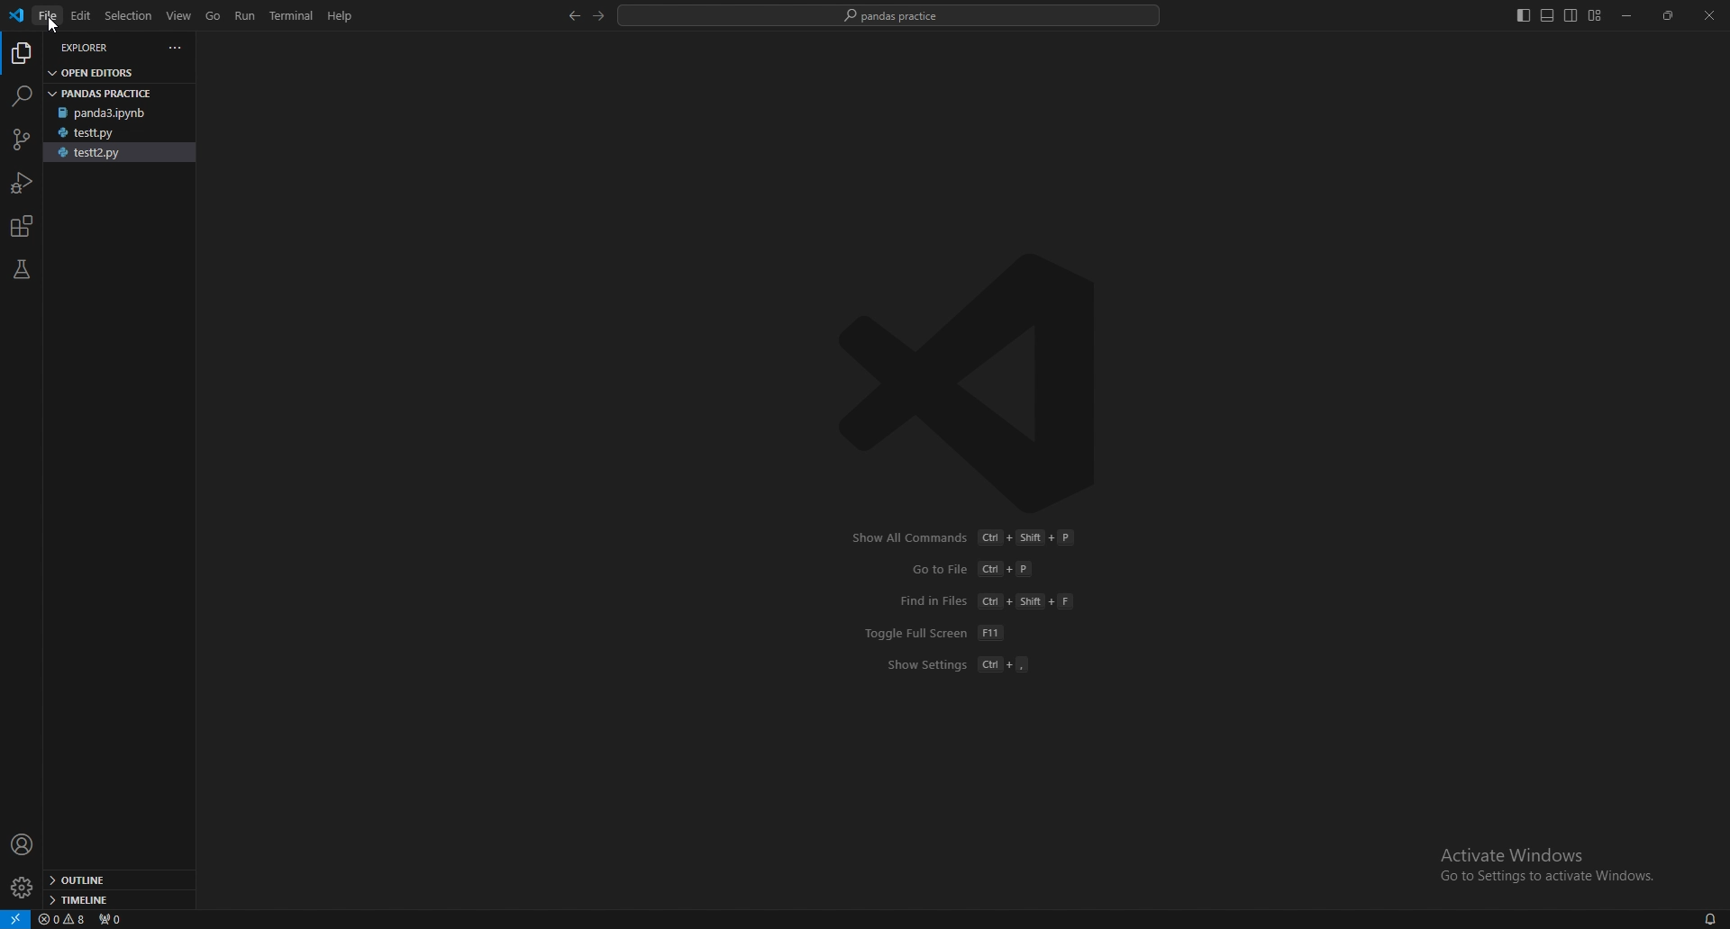 The height and width of the screenshot is (929, 1730). I want to click on customize layout, so click(1594, 16).